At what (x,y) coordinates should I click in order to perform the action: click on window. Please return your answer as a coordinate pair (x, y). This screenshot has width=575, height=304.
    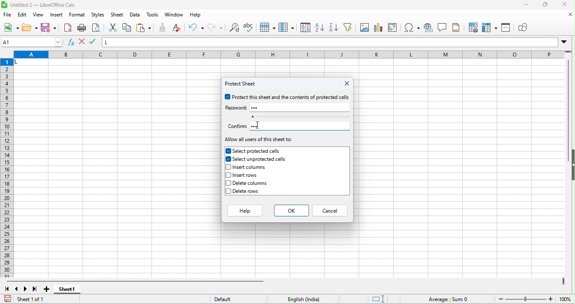
    Looking at the image, I should click on (173, 15).